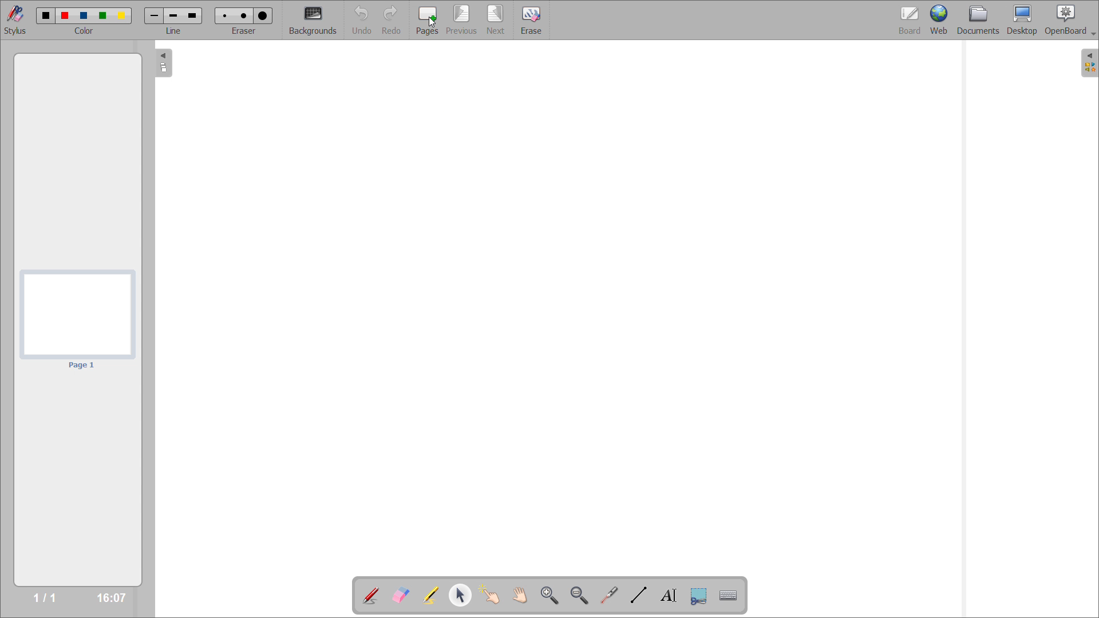  I want to click on desktop view, so click(1023, 20).